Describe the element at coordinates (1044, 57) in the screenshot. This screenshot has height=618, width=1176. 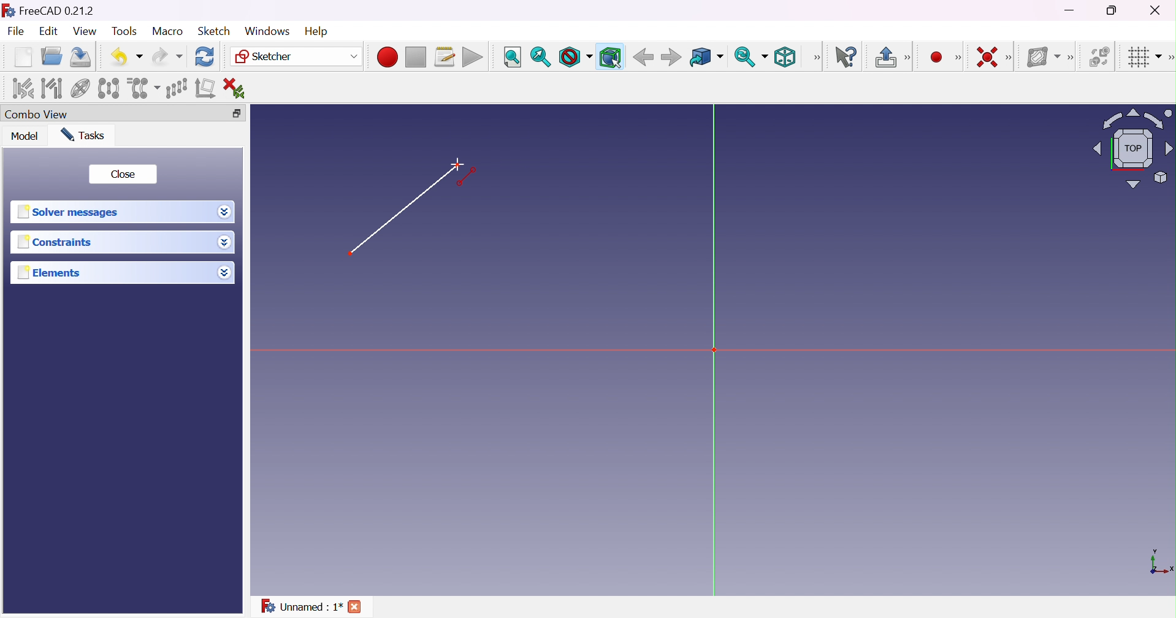
I see `Show/hide B-spline information layer` at that location.